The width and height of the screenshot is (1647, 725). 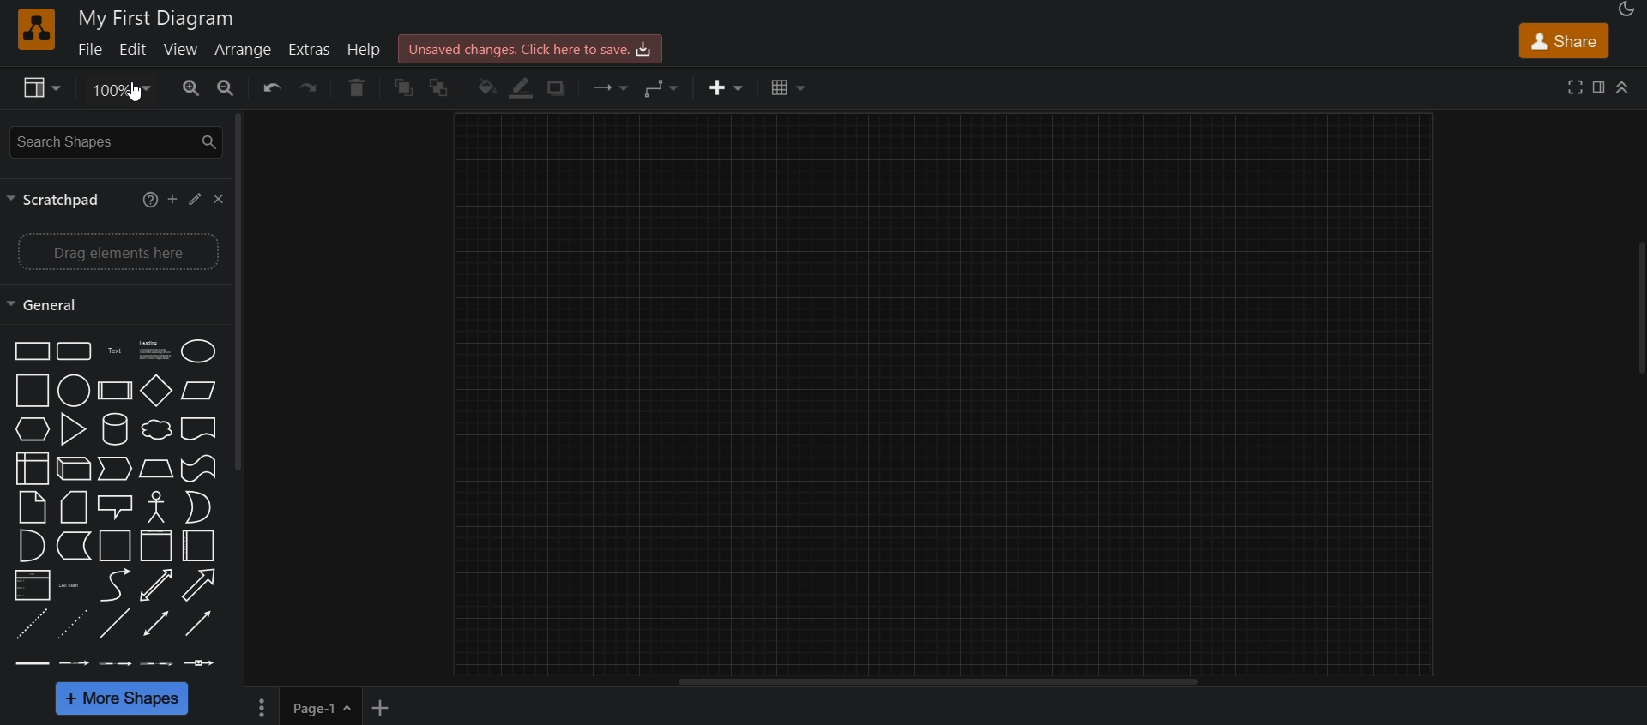 I want to click on table, so click(x=787, y=90).